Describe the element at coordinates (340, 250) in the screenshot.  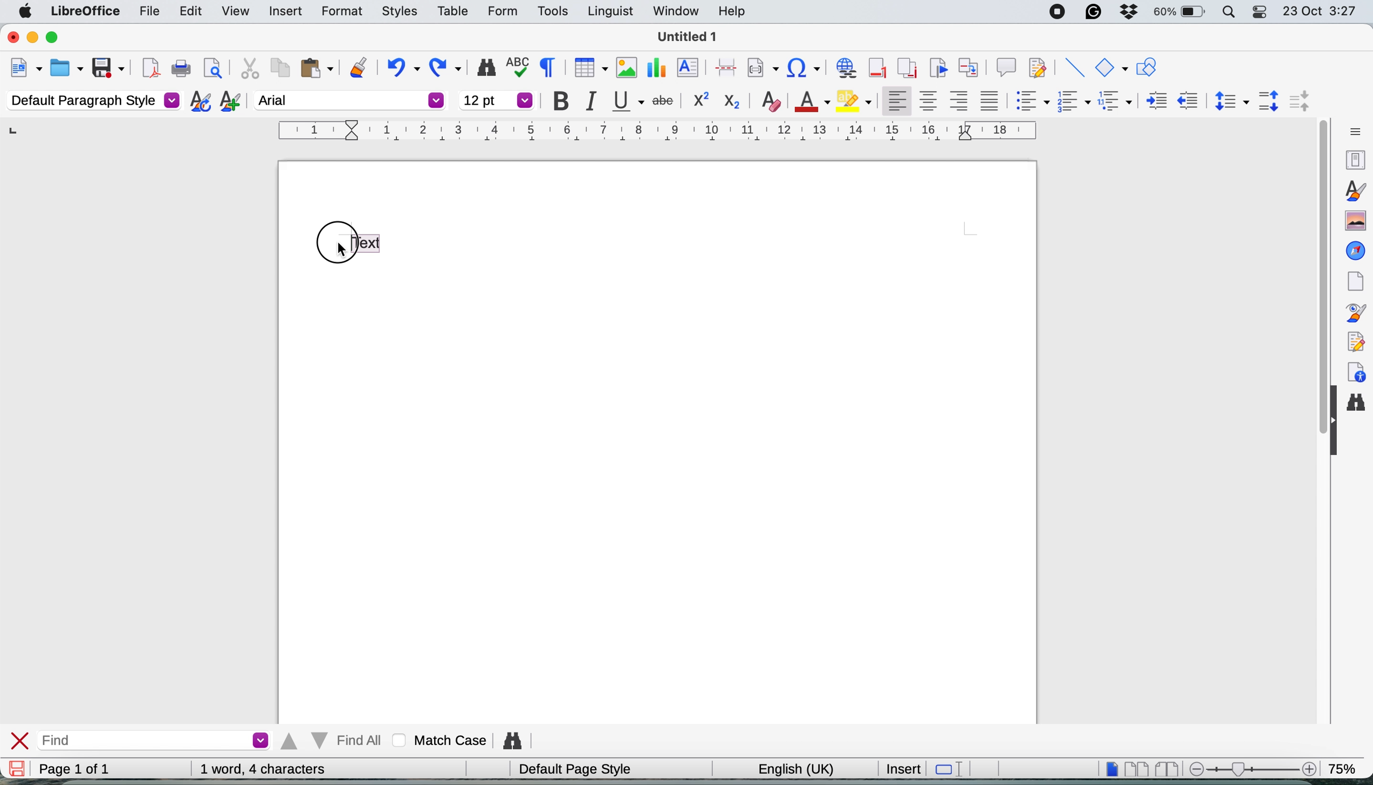
I see `cursor` at that location.